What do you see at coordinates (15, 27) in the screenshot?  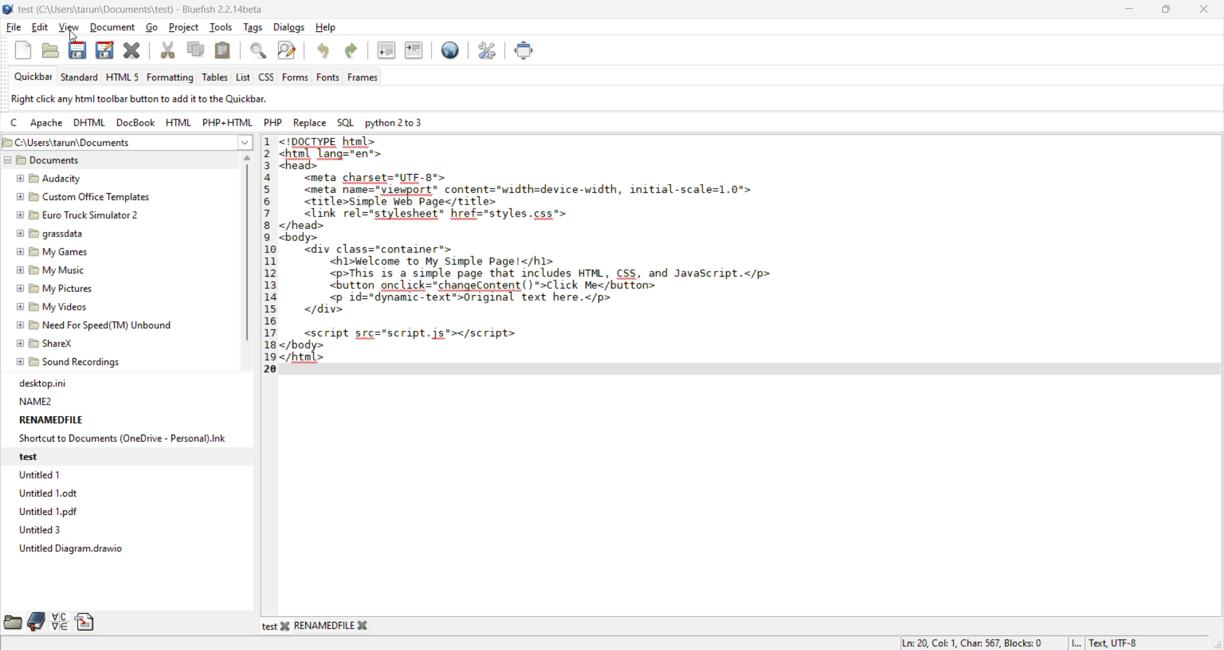 I see `file` at bounding box center [15, 27].